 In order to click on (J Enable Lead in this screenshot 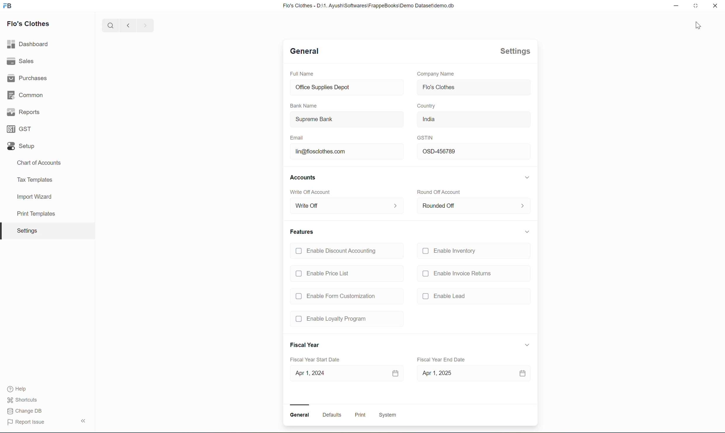, I will do `click(446, 296)`.